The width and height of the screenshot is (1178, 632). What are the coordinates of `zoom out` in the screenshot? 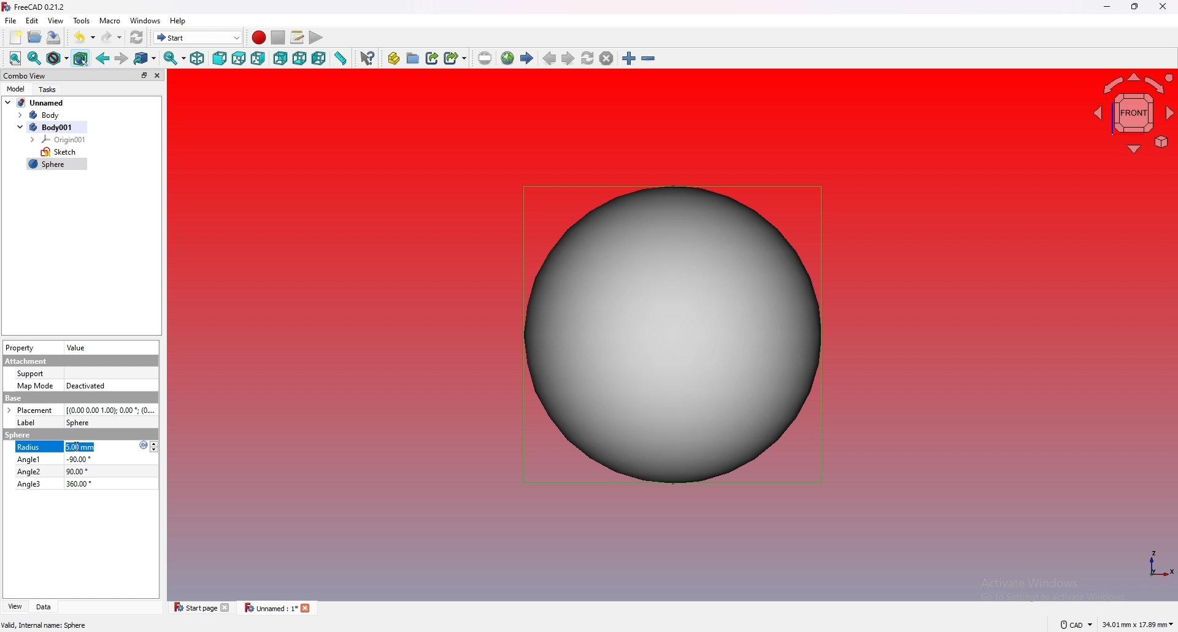 It's located at (647, 58).